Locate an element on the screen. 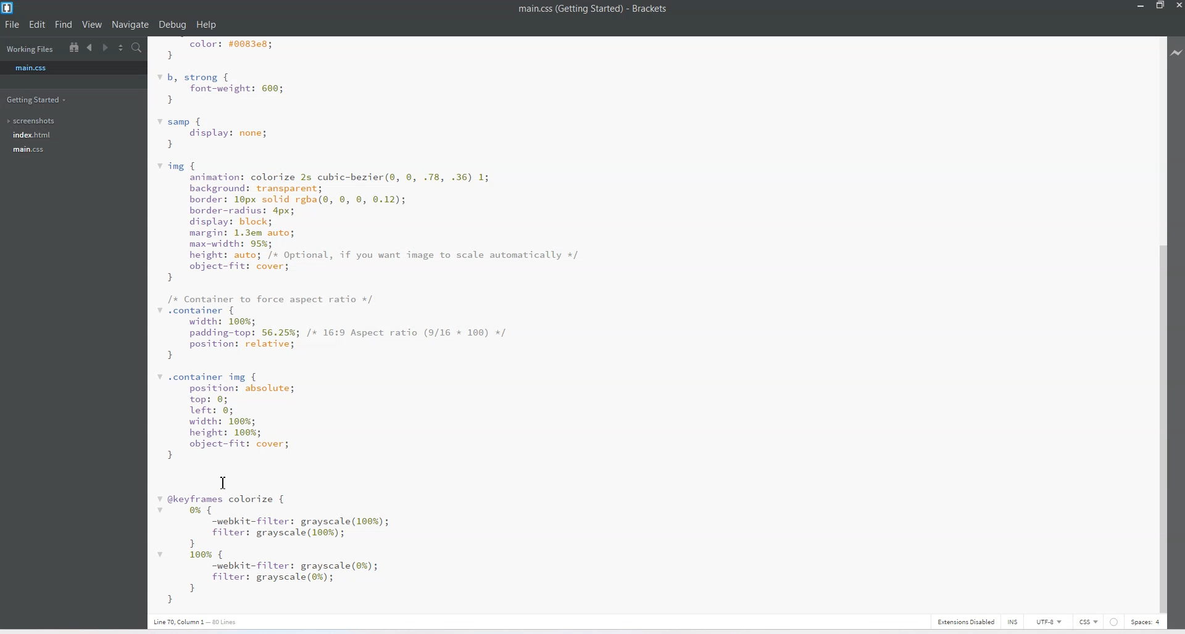 The height and width of the screenshot is (634, 1185). Find in files is located at coordinates (138, 48).